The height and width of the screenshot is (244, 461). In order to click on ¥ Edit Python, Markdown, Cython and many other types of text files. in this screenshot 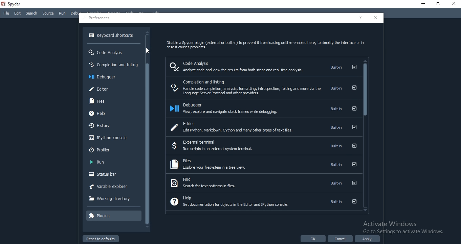, I will do `click(235, 130)`.